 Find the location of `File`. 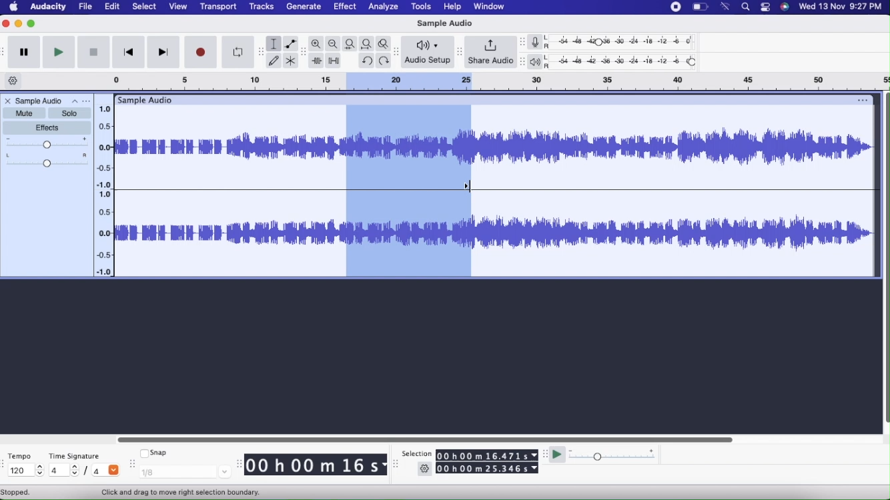

File is located at coordinates (87, 7).